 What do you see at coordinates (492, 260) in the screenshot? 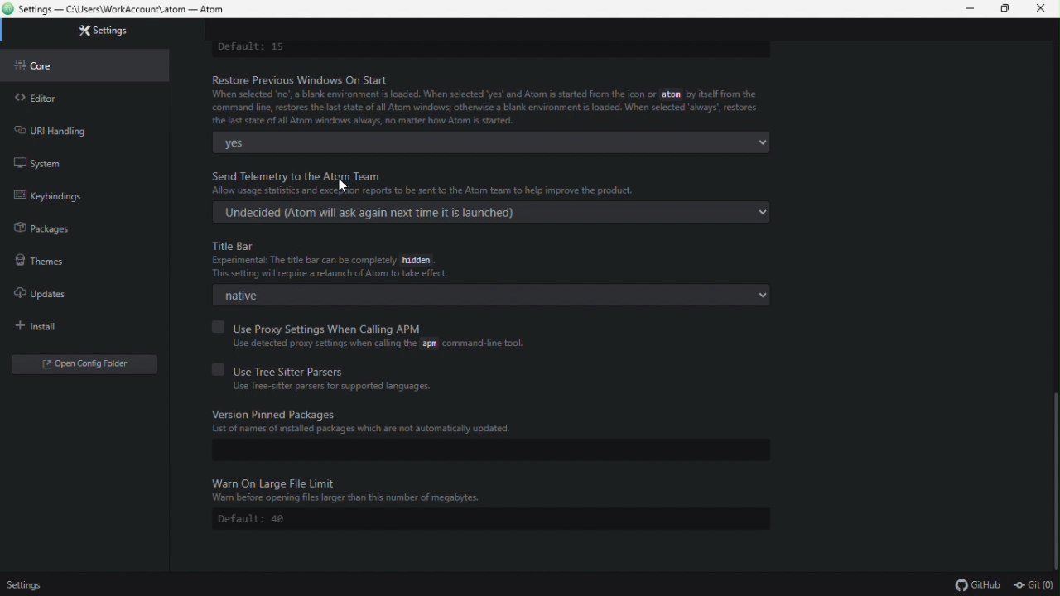
I see `Title Bar Experimental: The tital bar can be completely hidden. This setting will require a relaunch of Atom to take effect.` at bounding box center [492, 260].